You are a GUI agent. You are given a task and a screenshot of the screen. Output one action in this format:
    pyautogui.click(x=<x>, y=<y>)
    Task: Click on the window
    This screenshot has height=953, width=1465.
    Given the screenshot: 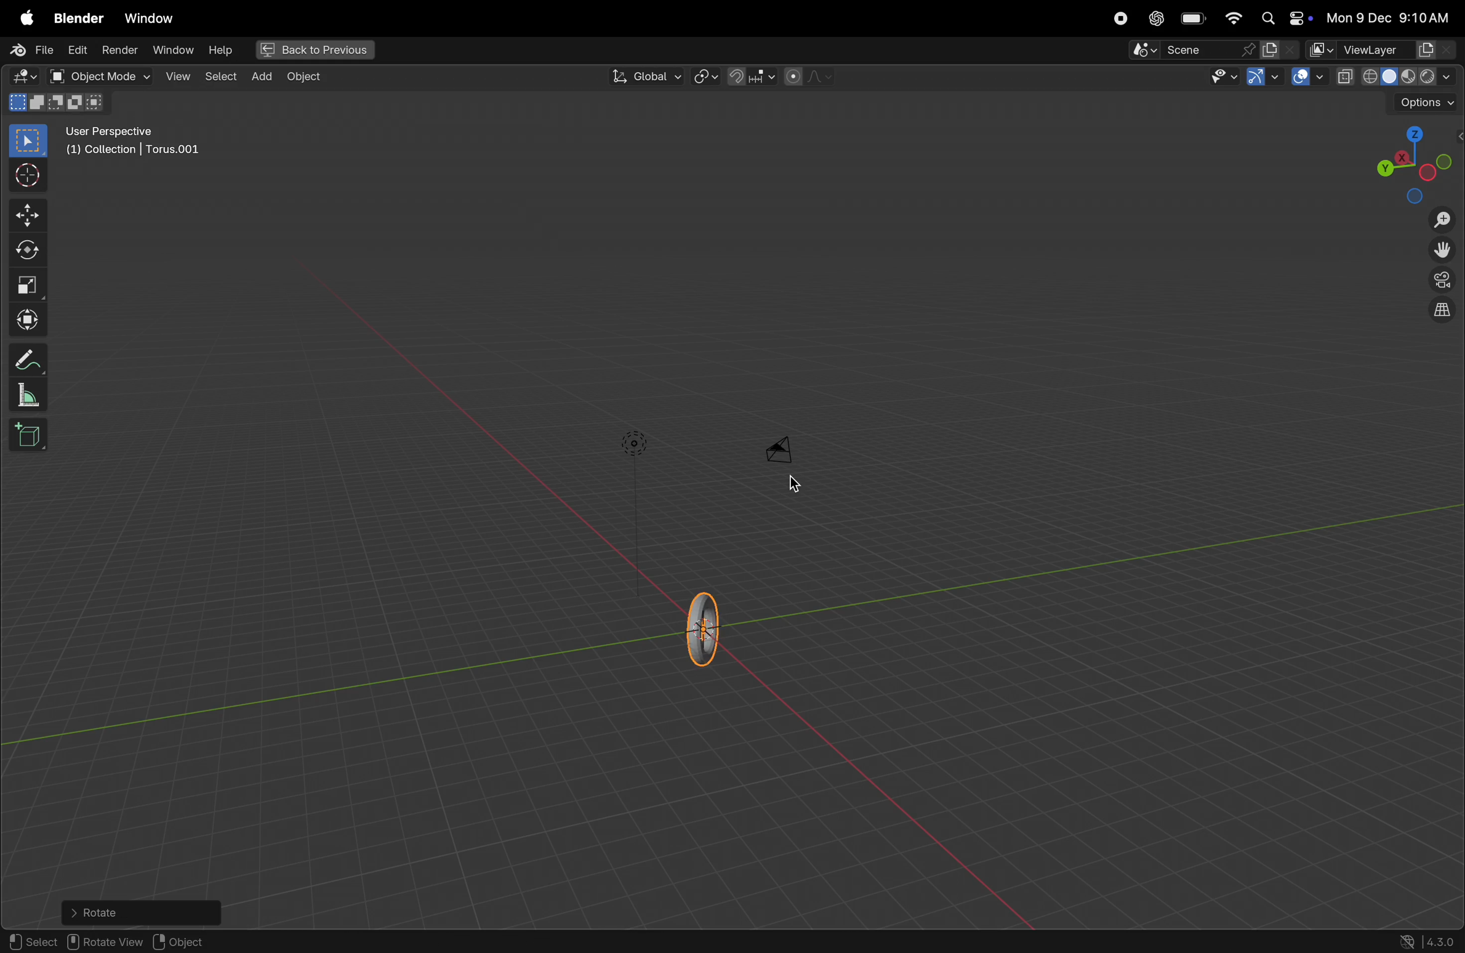 What is the action you would take?
    pyautogui.click(x=148, y=18)
    